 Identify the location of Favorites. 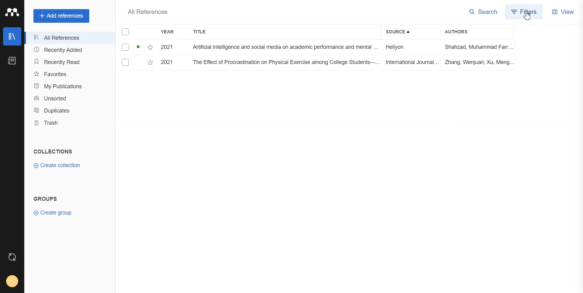
(66, 75).